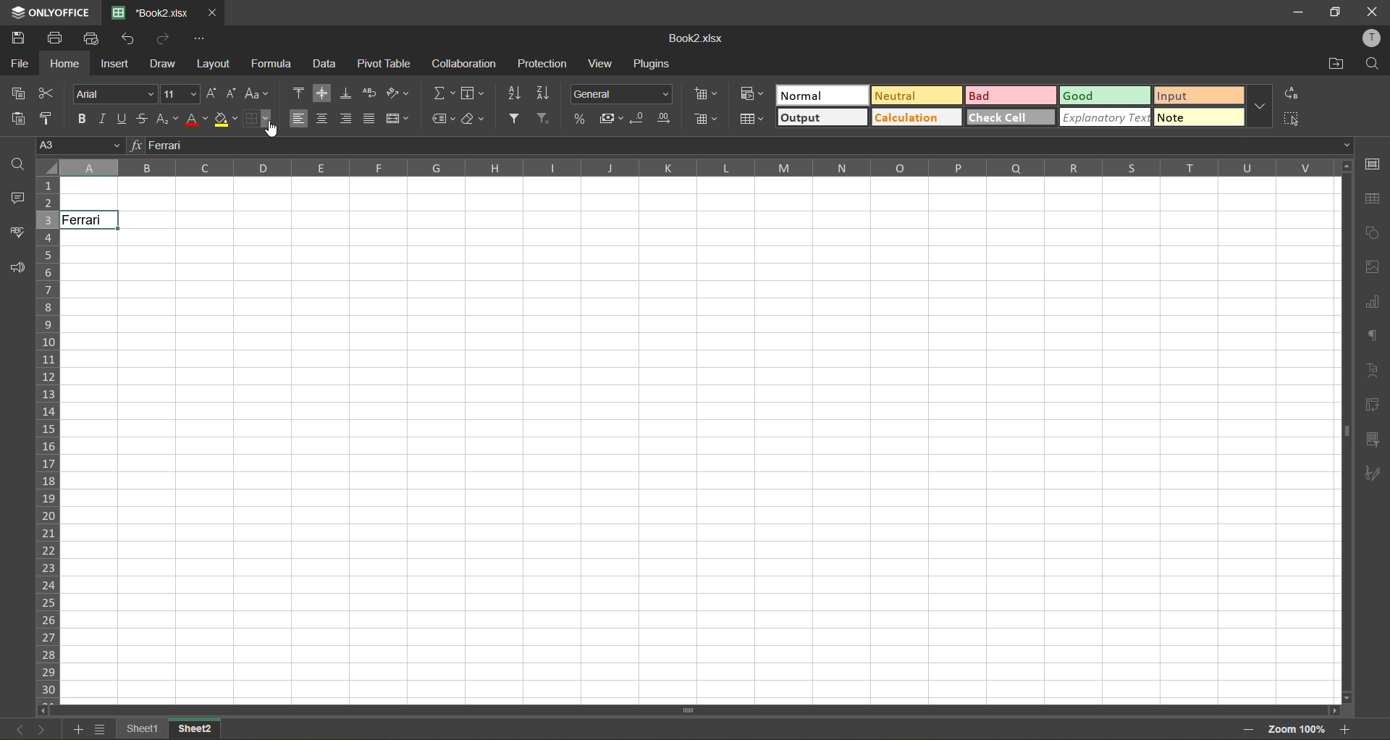 The image size is (1390, 740). I want to click on zoom factor, so click(1300, 729).